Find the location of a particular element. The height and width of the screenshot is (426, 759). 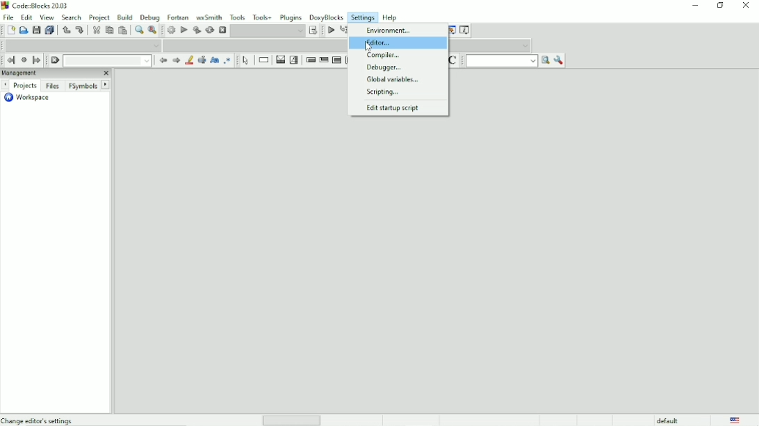

Tools is located at coordinates (237, 17).